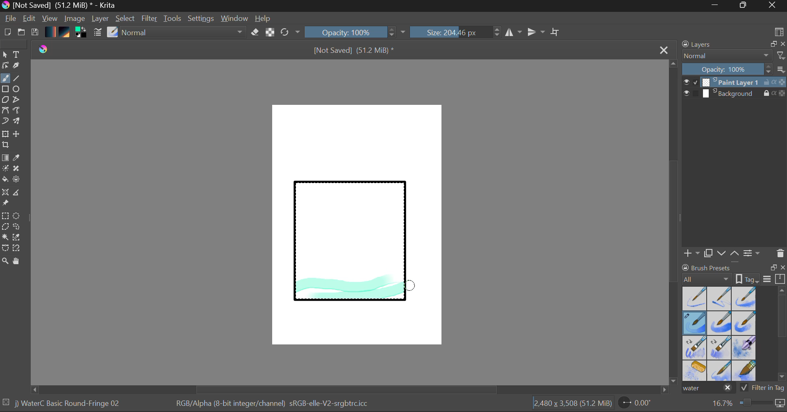 This screenshot has height=412, width=787. What do you see at coordinates (456, 32) in the screenshot?
I see `Brush Size` at bounding box center [456, 32].